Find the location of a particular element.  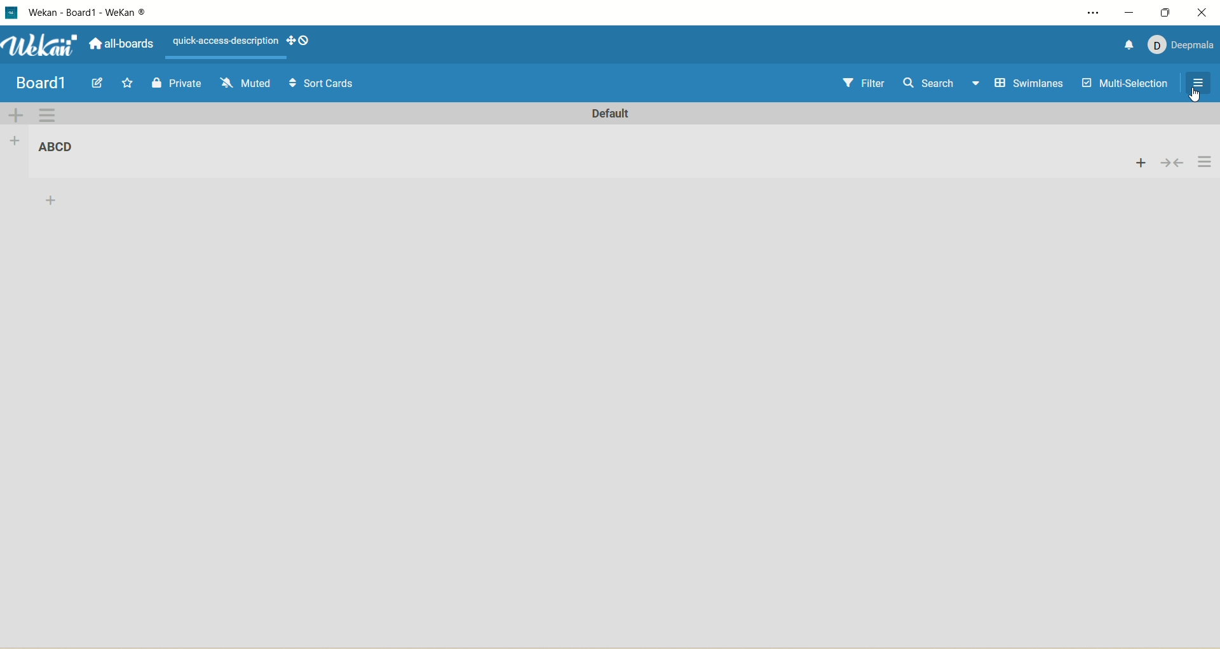

wekan is located at coordinates (42, 44).